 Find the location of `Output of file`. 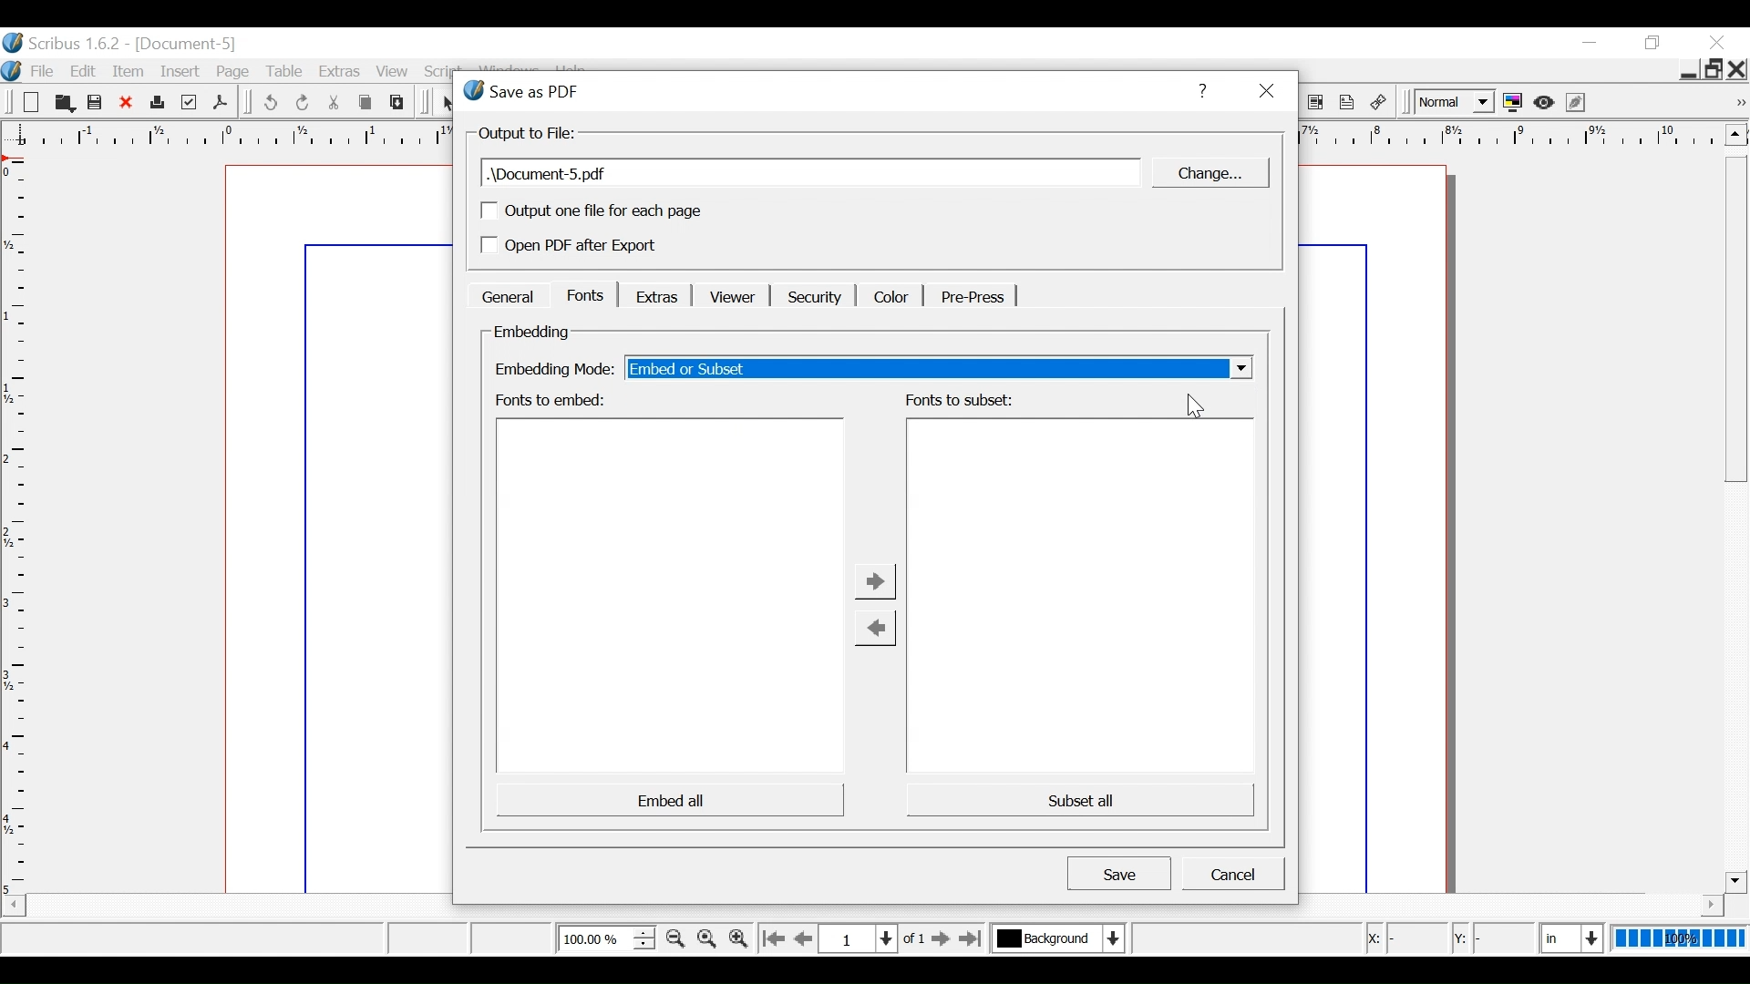

Output of file is located at coordinates (529, 134).